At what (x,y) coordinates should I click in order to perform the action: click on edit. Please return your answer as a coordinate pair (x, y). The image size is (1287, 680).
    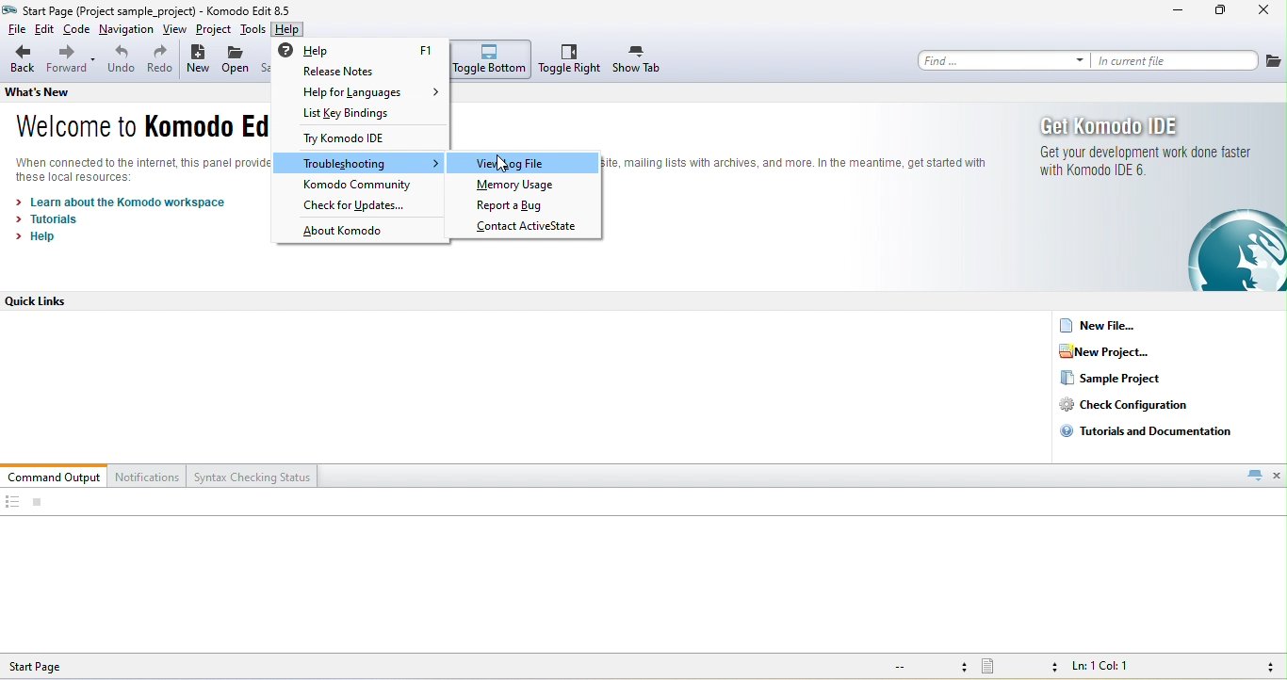
    Looking at the image, I should click on (45, 30).